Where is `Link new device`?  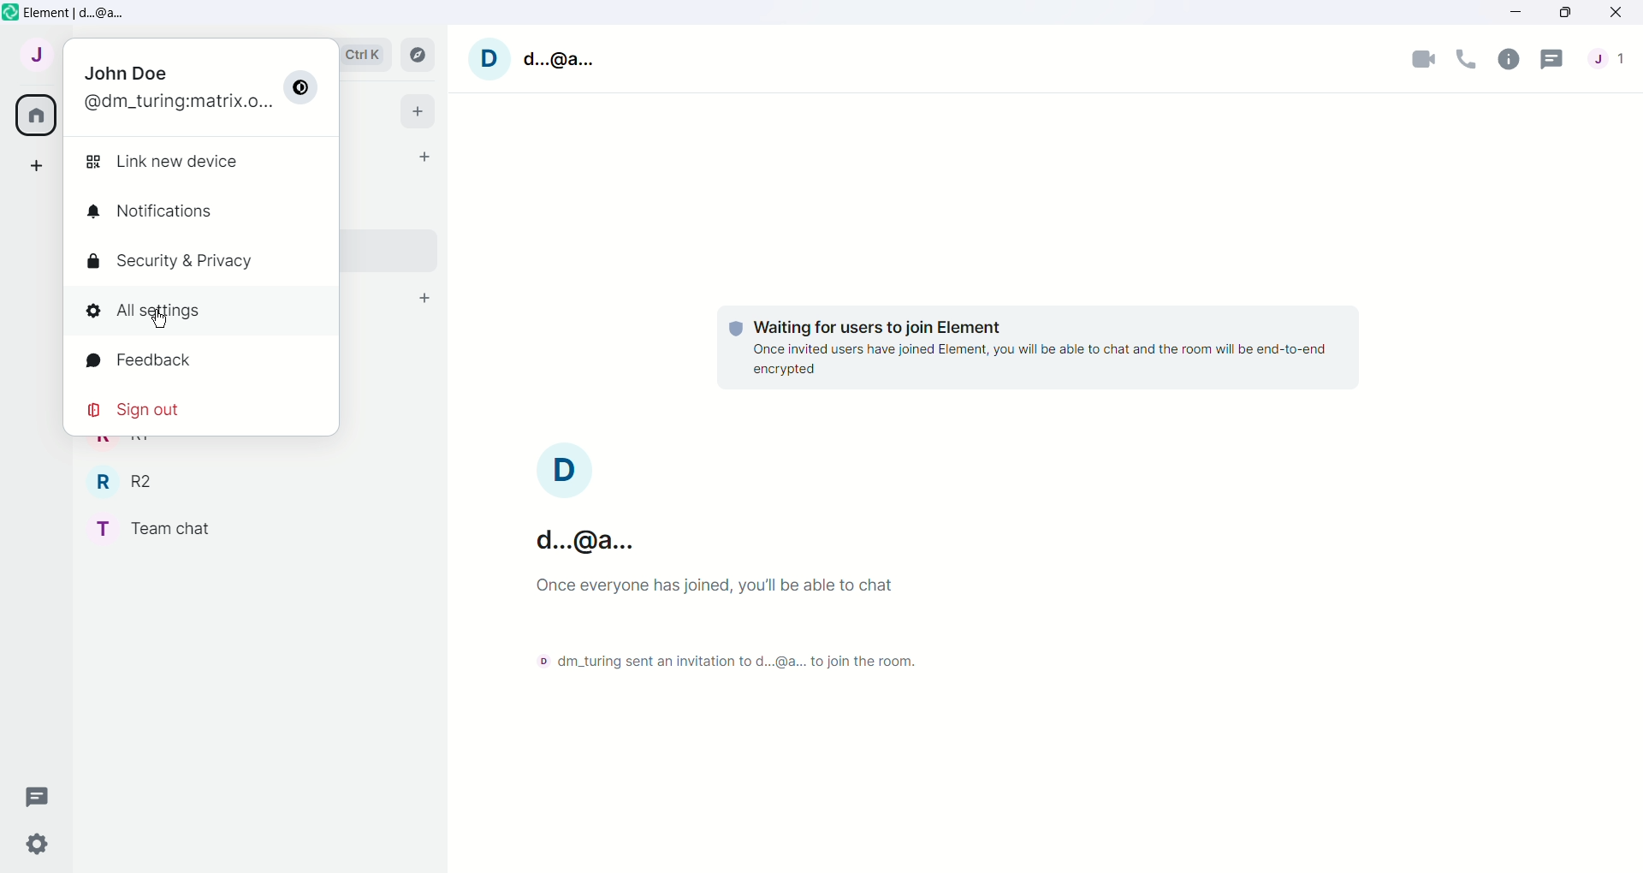
Link new device is located at coordinates (201, 162).